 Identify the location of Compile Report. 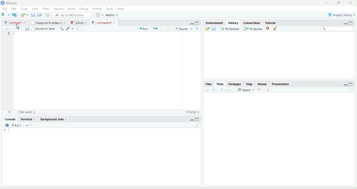
(79, 29).